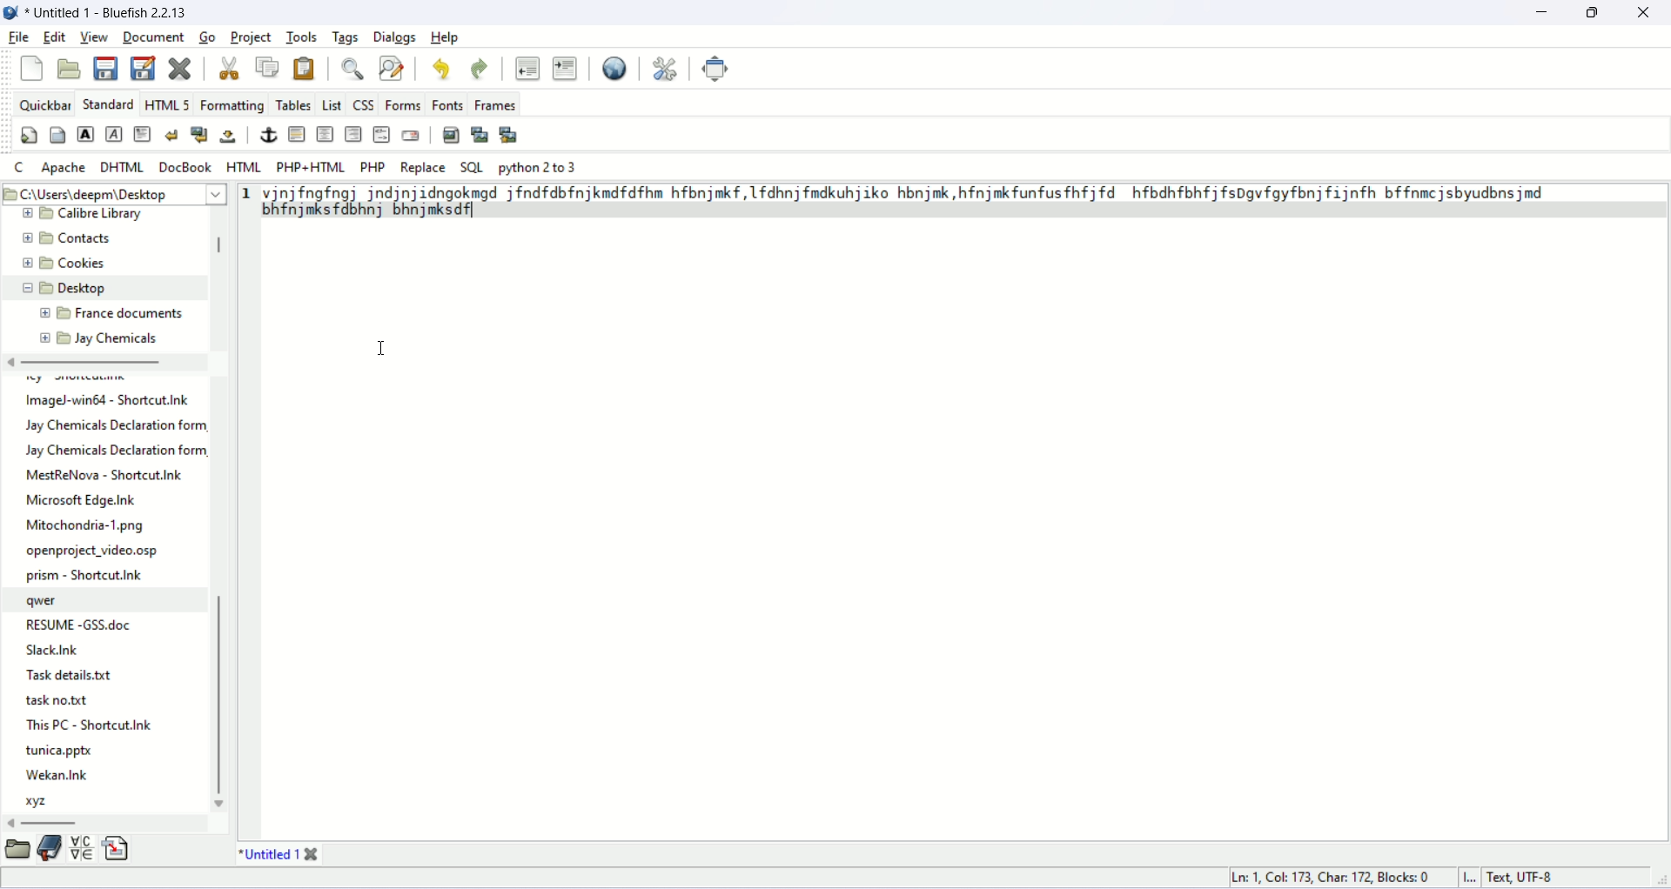 The image size is (1671, 889). What do you see at coordinates (87, 288) in the screenshot?
I see `Desktop` at bounding box center [87, 288].